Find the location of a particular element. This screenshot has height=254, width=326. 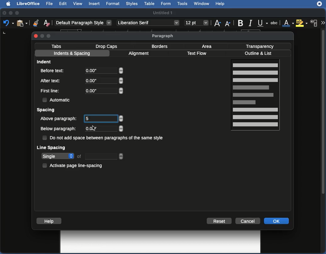

Bold is located at coordinates (240, 22).